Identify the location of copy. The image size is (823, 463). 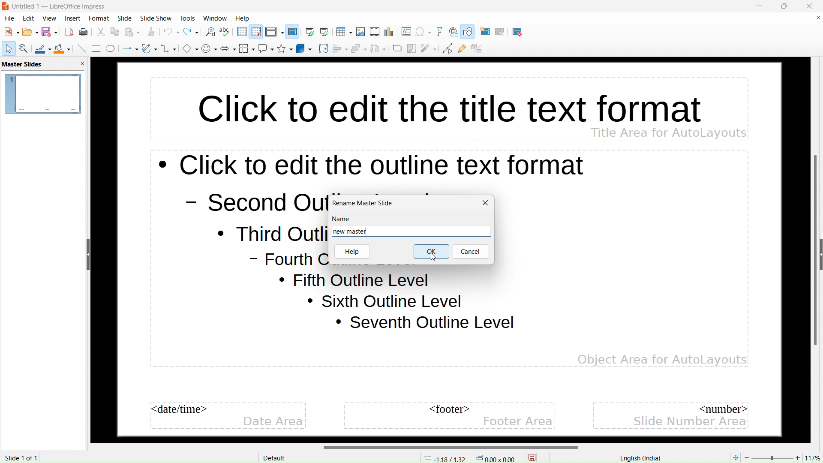
(115, 32).